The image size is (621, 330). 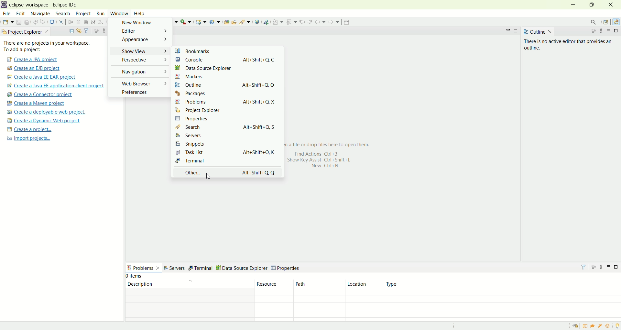 I want to click on skip all the breakpoints, so click(x=61, y=22).